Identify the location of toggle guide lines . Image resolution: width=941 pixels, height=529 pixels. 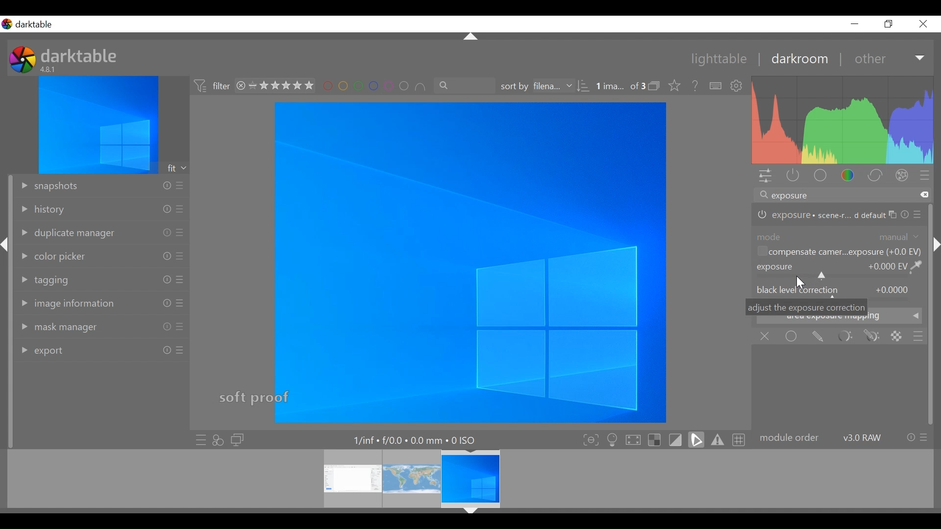
(740, 440).